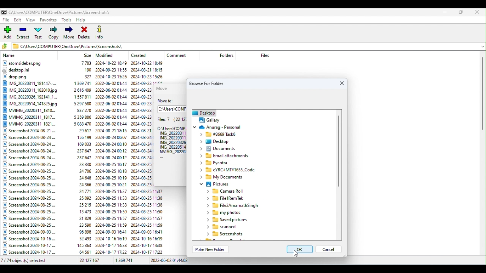 The width and height of the screenshot is (486, 273). Describe the element at coordinates (53, 33) in the screenshot. I see `Copy` at that location.